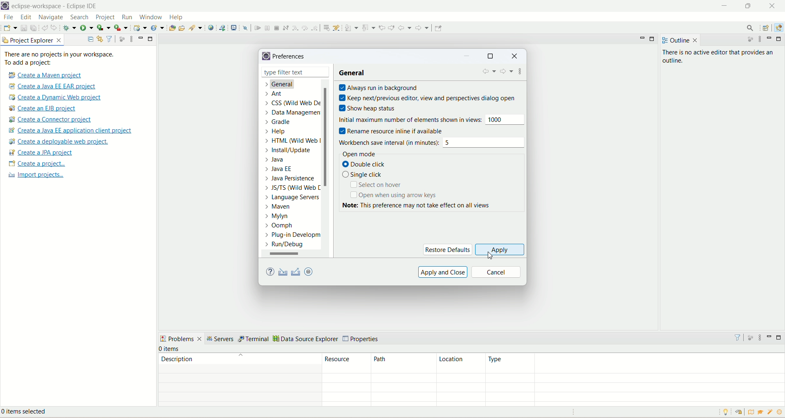  I want to click on There are no projects in your workspace. To add a project:, so click(60, 58).